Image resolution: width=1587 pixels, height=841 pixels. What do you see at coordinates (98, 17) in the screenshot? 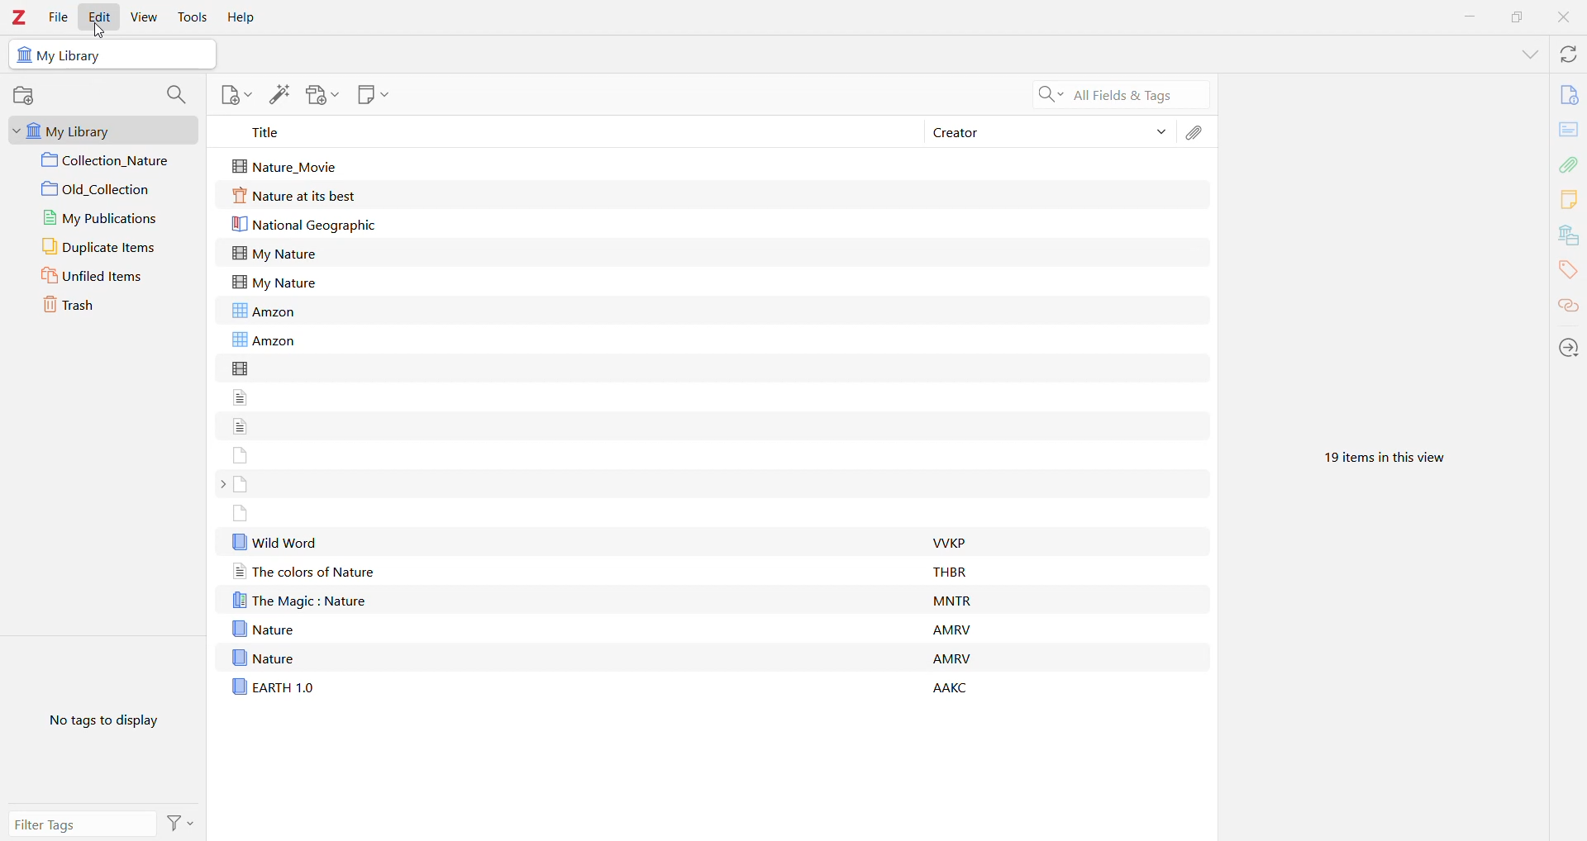
I see `Edit` at bounding box center [98, 17].